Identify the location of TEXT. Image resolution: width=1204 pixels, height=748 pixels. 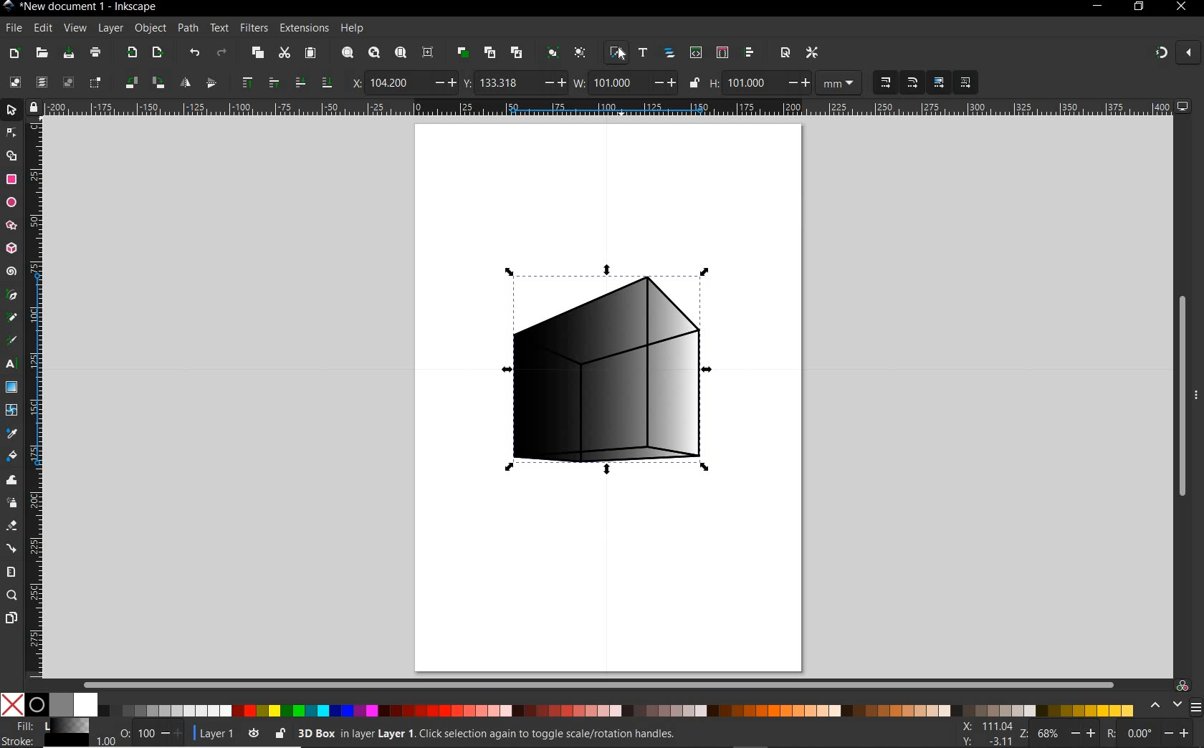
(219, 28).